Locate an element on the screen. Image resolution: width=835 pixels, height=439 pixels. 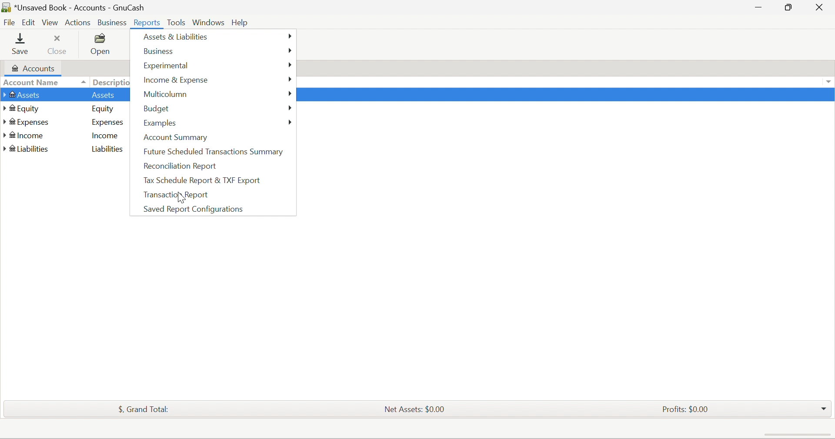
More is located at coordinates (291, 106).